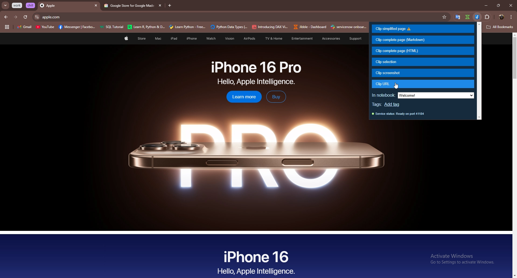  I want to click on chill, so click(31, 5).